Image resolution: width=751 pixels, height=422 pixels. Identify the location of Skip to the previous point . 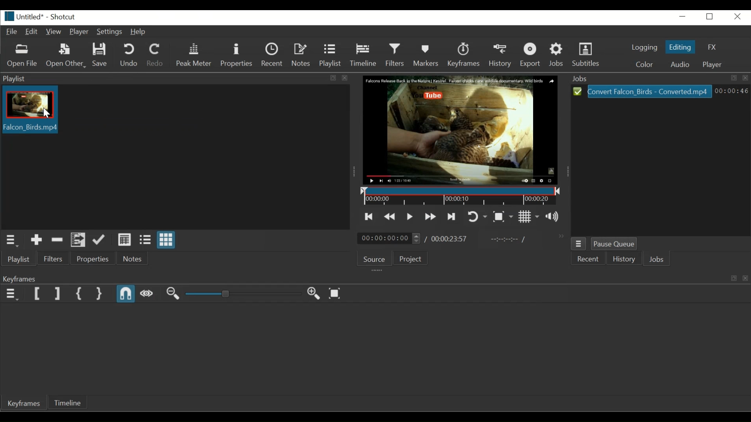
(367, 216).